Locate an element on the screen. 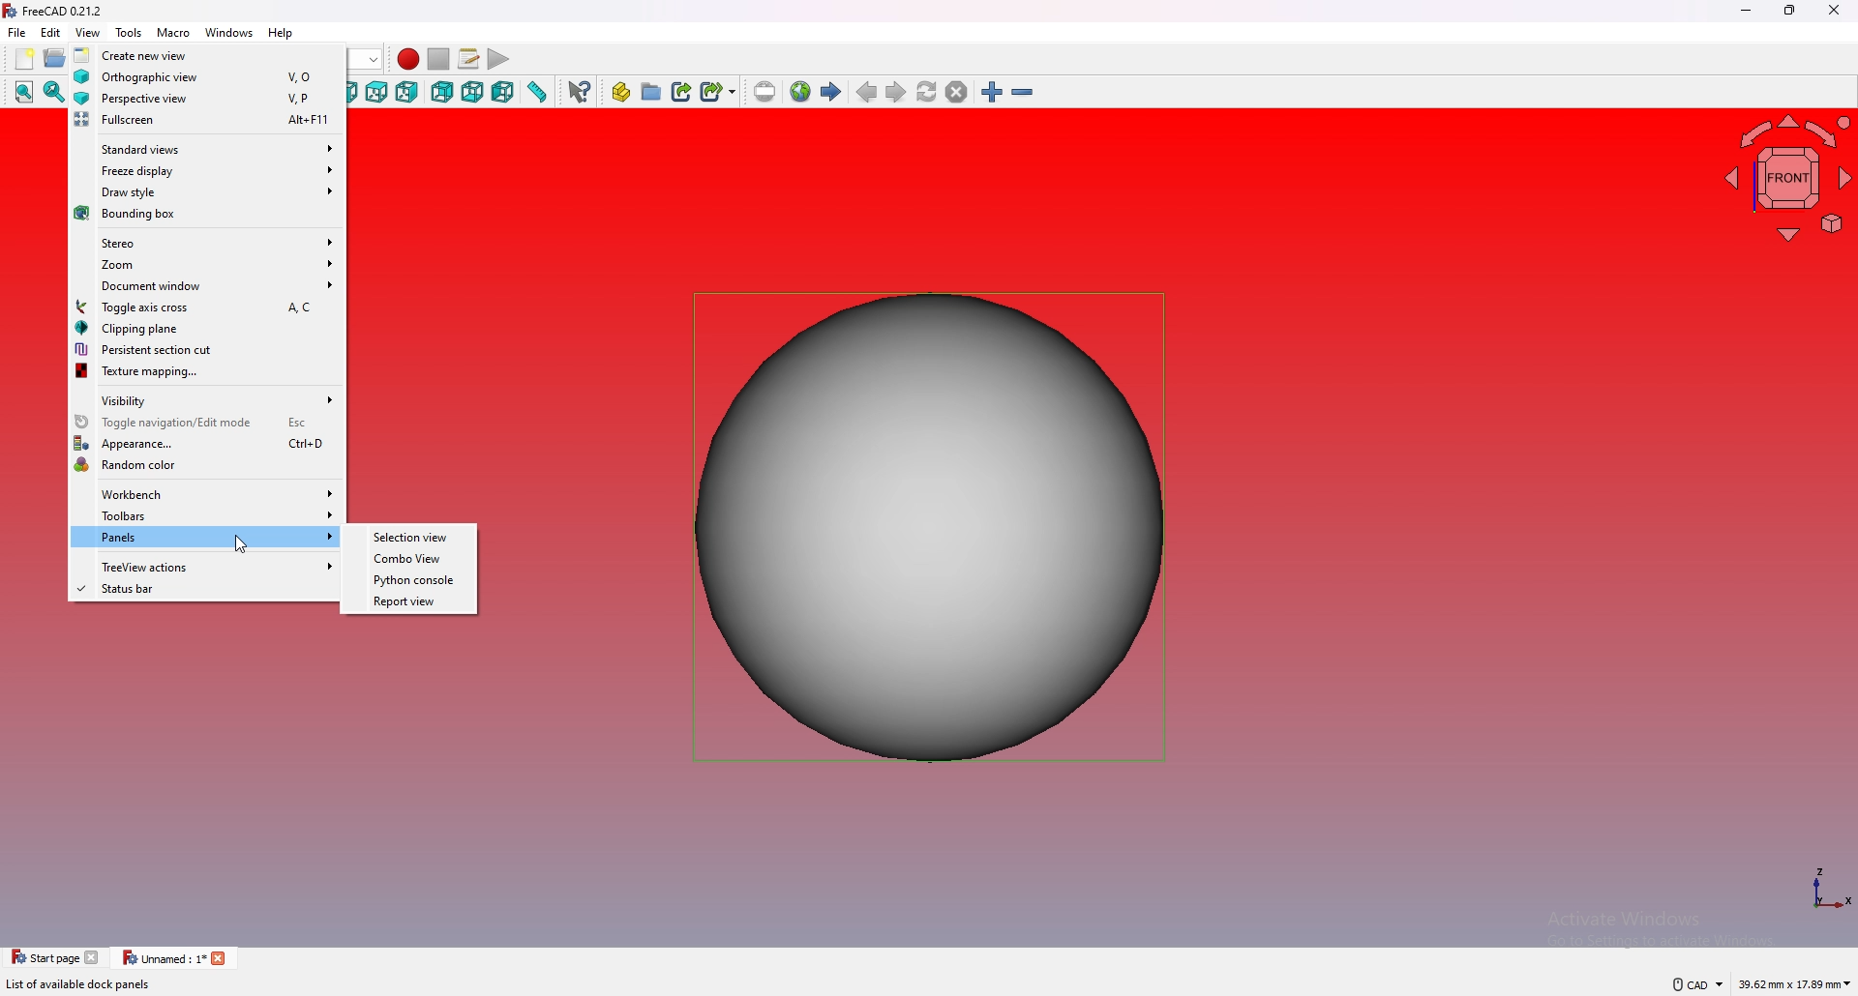 The image size is (1858, 996). bottom is located at coordinates (473, 93).